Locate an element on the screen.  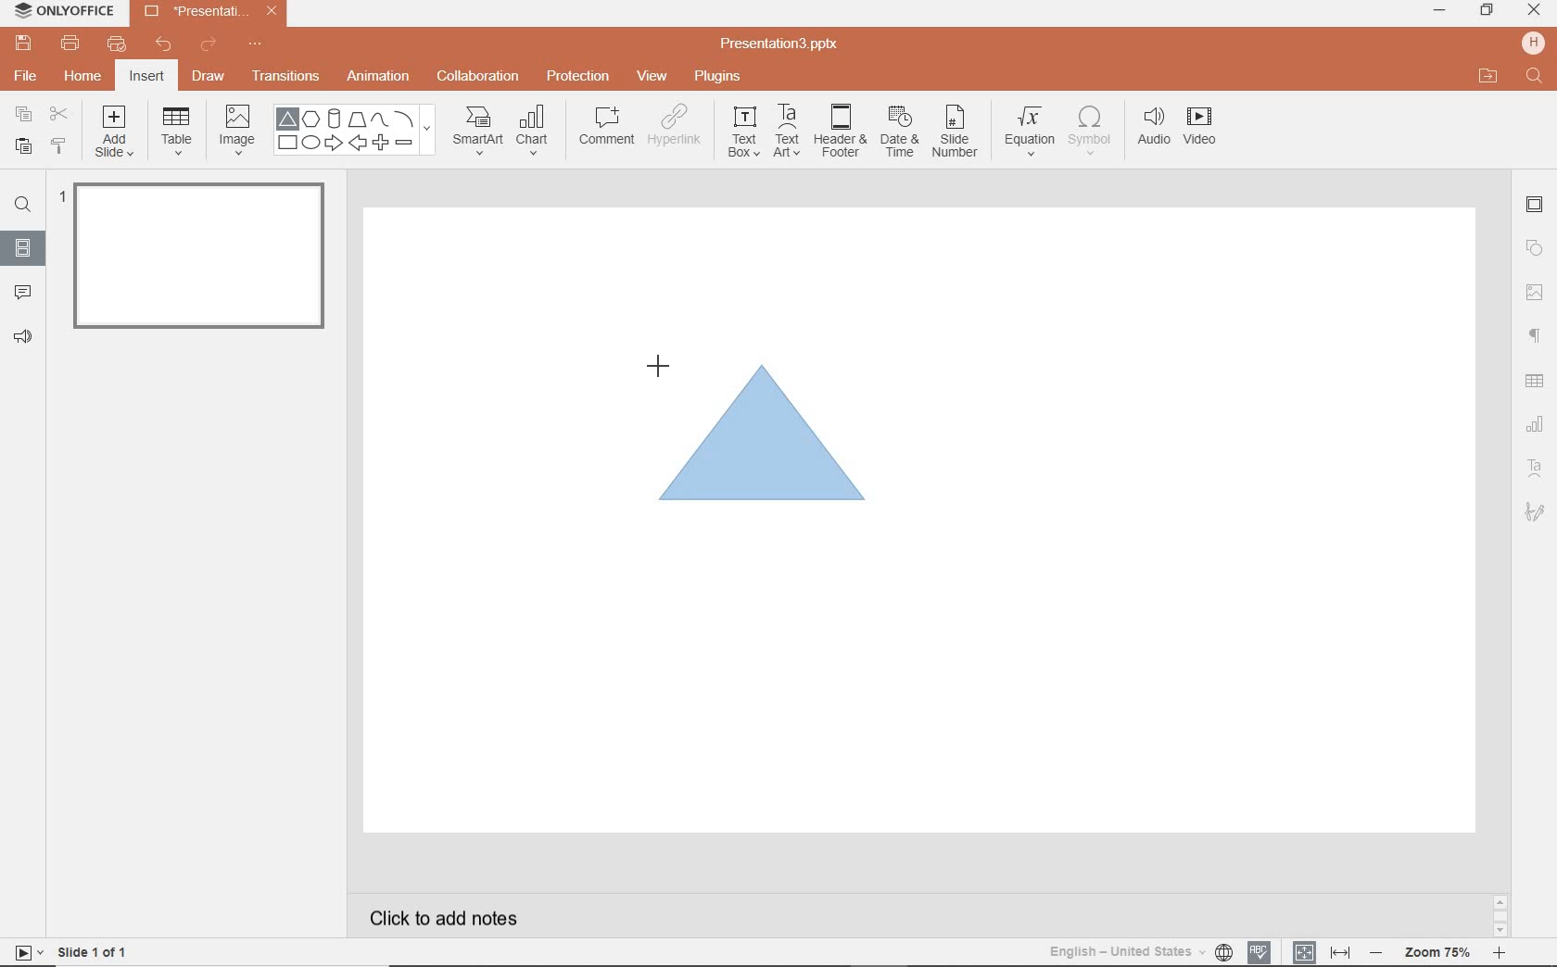
zoom out is located at coordinates (1379, 954).